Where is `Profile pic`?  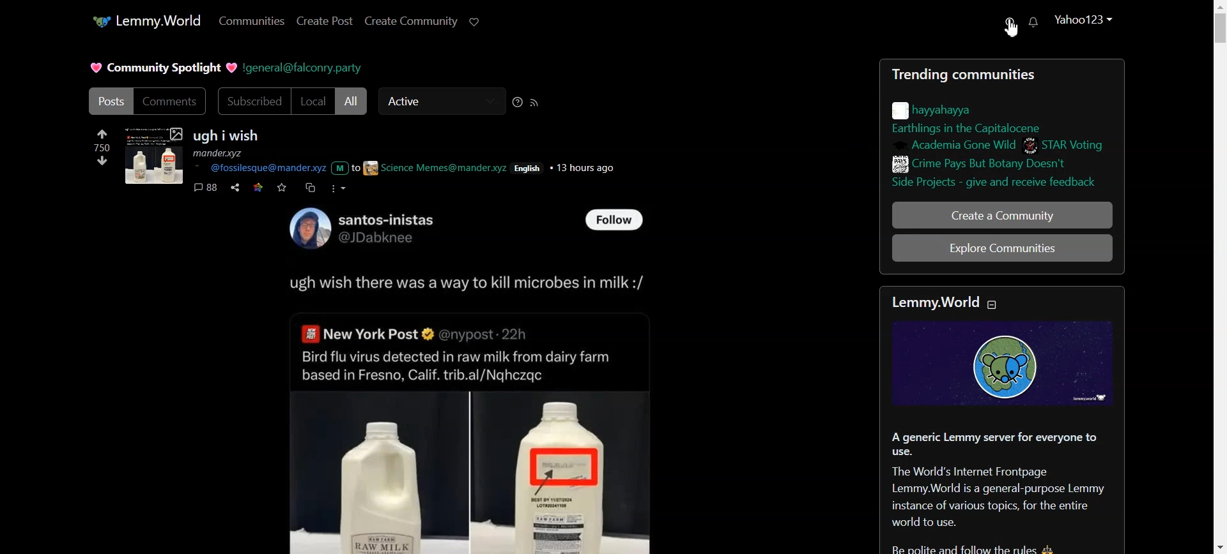 Profile pic is located at coordinates (153, 154).